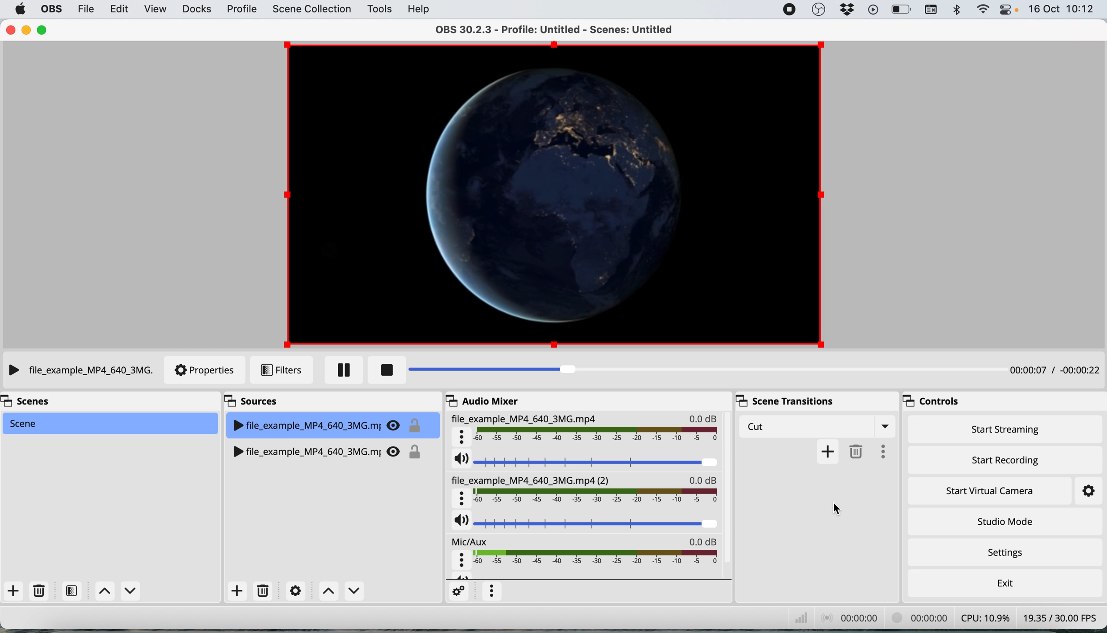 The image size is (1107, 633). What do you see at coordinates (236, 590) in the screenshot?
I see `add source` at bounding box center [236, 590].